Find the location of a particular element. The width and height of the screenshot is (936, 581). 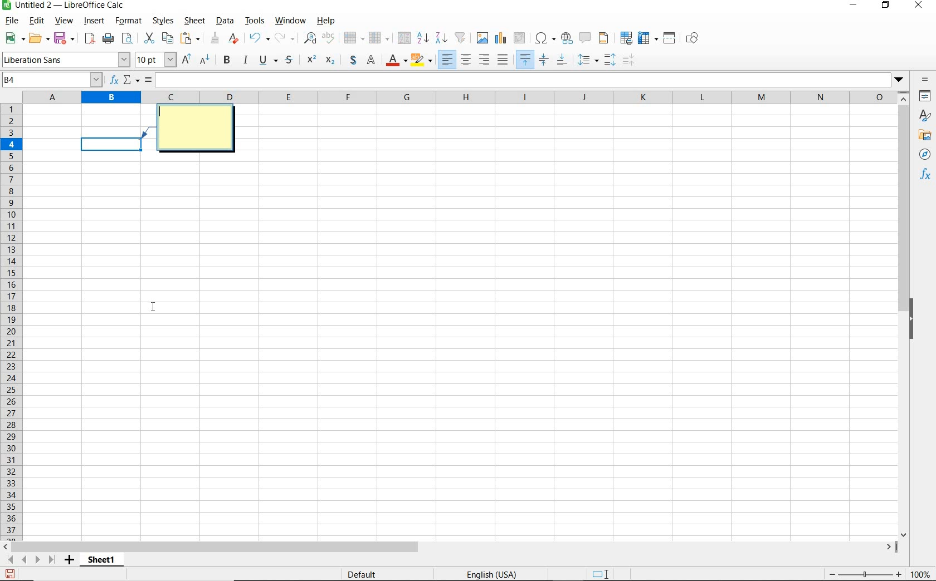

insert special charaacters is located at coordinates (545, 38).